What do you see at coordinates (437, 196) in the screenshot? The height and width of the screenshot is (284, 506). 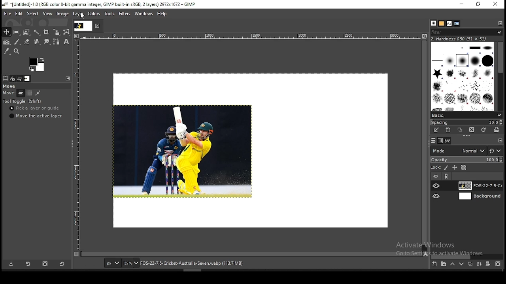 I see `layer visibility on/off` at bounding box center [437, 196].